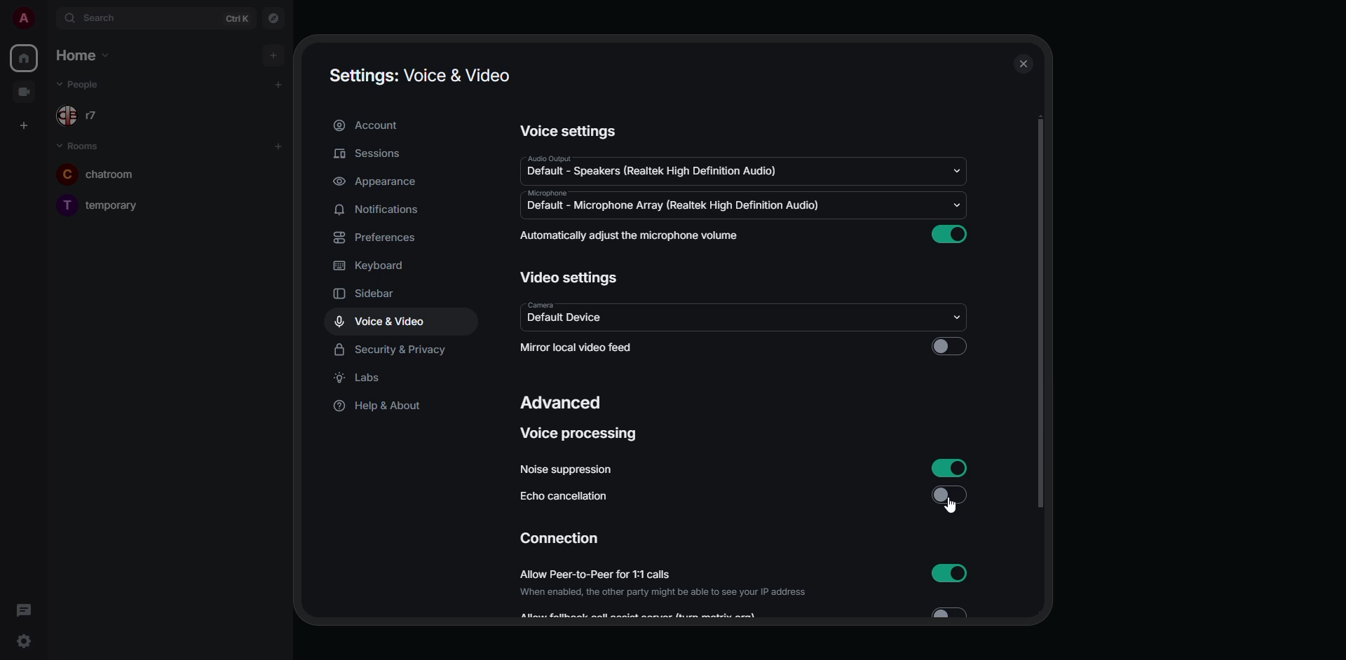 This screenshot has width=1346, height=660. I want to click on enabled, so click(949, 235).